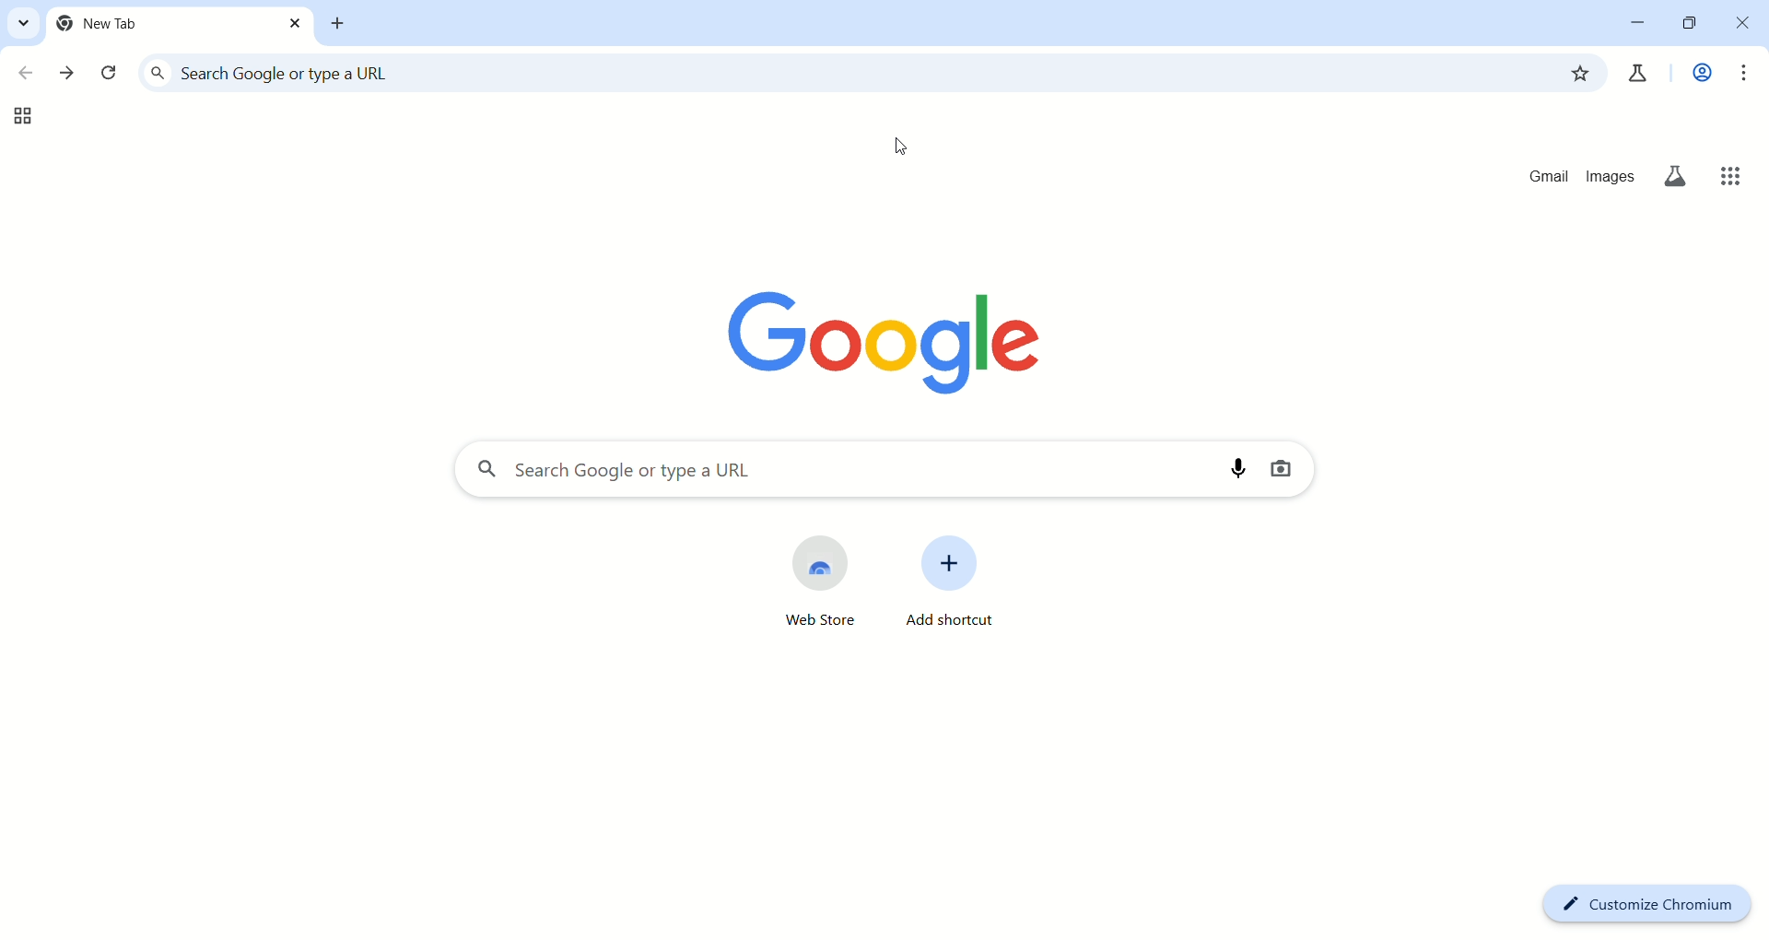 The width and height of the screenshot is (1769, 940). Describe the element at coordinates (1748, 27) in the screenshot. I see `close` at that location.